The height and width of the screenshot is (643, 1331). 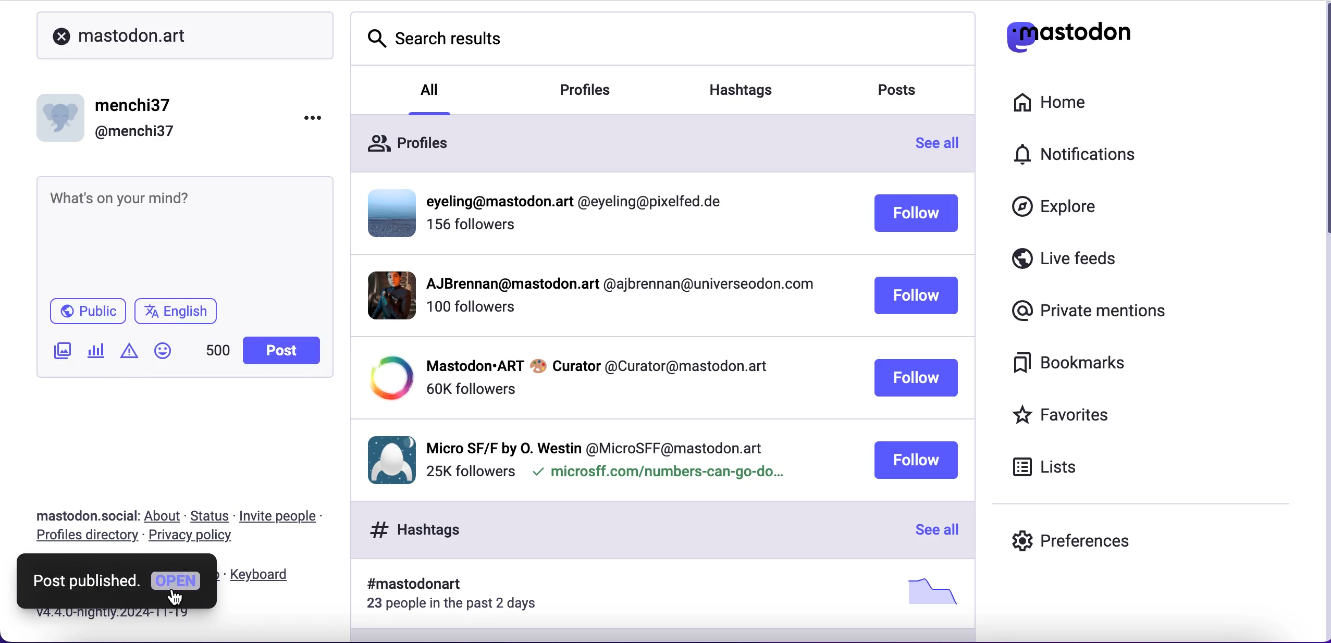 What do you see at coordinates (314, 118) in the screenshot?
I see `options` at bounding box center [314, 118].